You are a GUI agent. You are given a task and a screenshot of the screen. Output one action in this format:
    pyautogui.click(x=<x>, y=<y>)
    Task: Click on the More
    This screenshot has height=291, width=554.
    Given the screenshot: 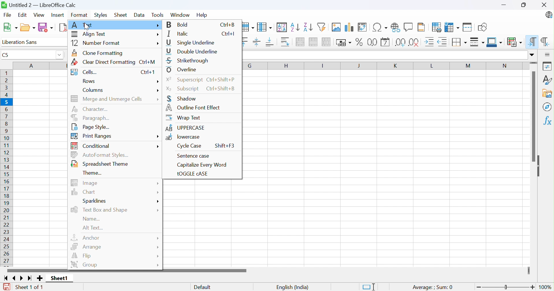 What is the action you would take?
    pyautogui.click(x=159, y=209)
    